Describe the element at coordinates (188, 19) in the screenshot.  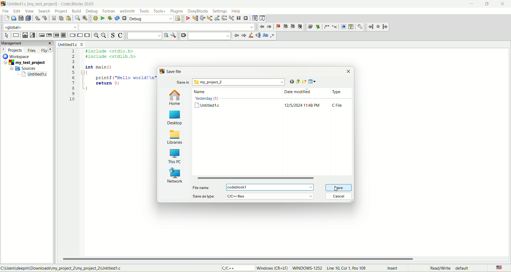
I see `debug` at that location.